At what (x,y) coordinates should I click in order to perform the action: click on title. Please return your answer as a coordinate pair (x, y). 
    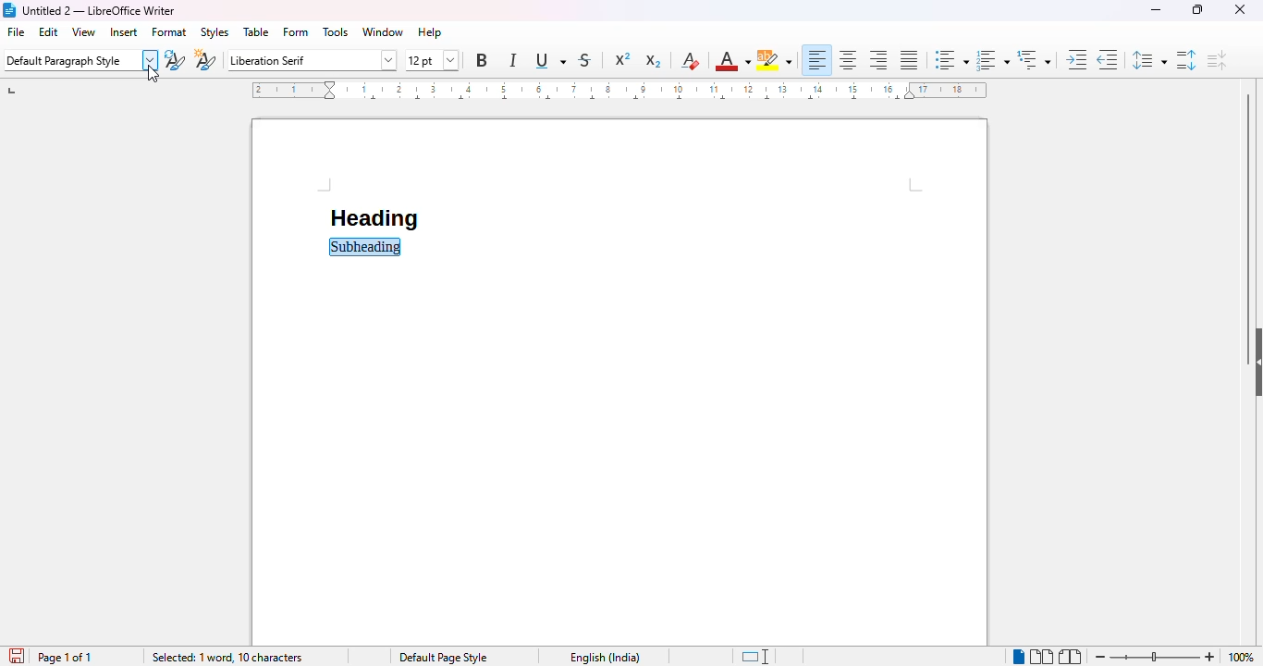
    Looking at the image, I should click on (99, 10).